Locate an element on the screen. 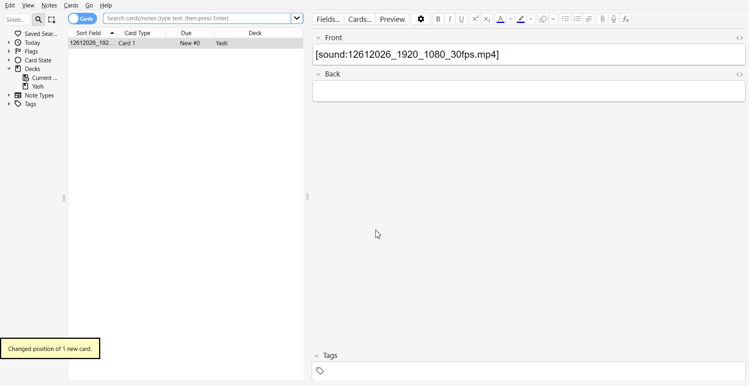 This screenshot has height=386, width=749. Today is located at coordinates (33, 42).